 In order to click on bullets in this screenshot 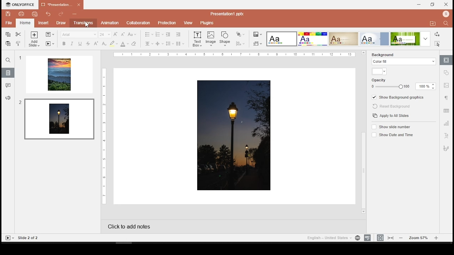, I will do `click(149, 35)`.